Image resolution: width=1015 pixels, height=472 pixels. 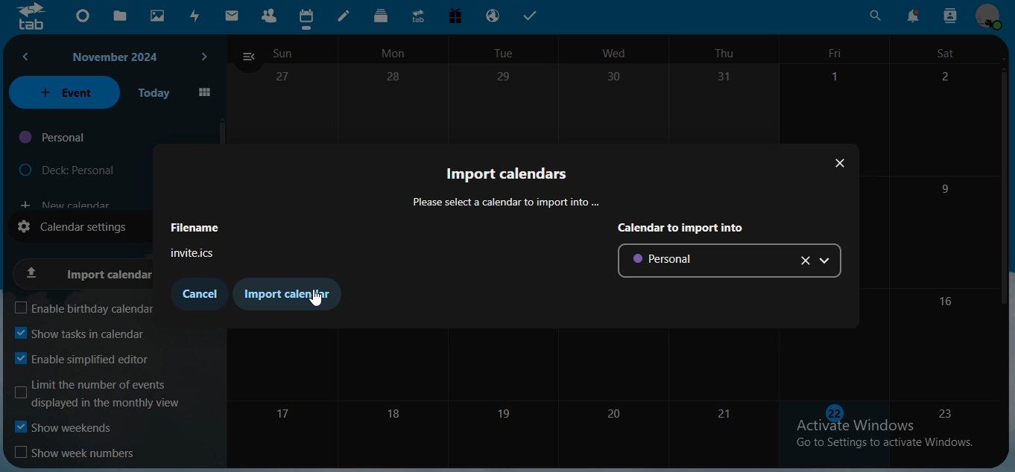 What do you see at coordinates (875, 16) in the screenshot?
I see `search` at bounding box center [875, 16].